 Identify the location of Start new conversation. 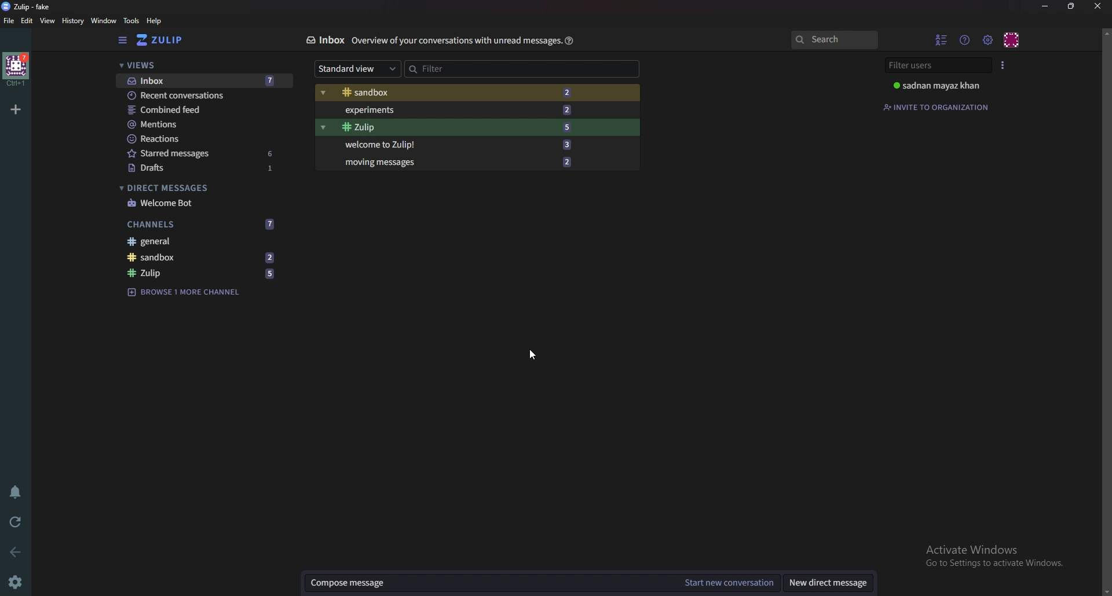
(727, 583).